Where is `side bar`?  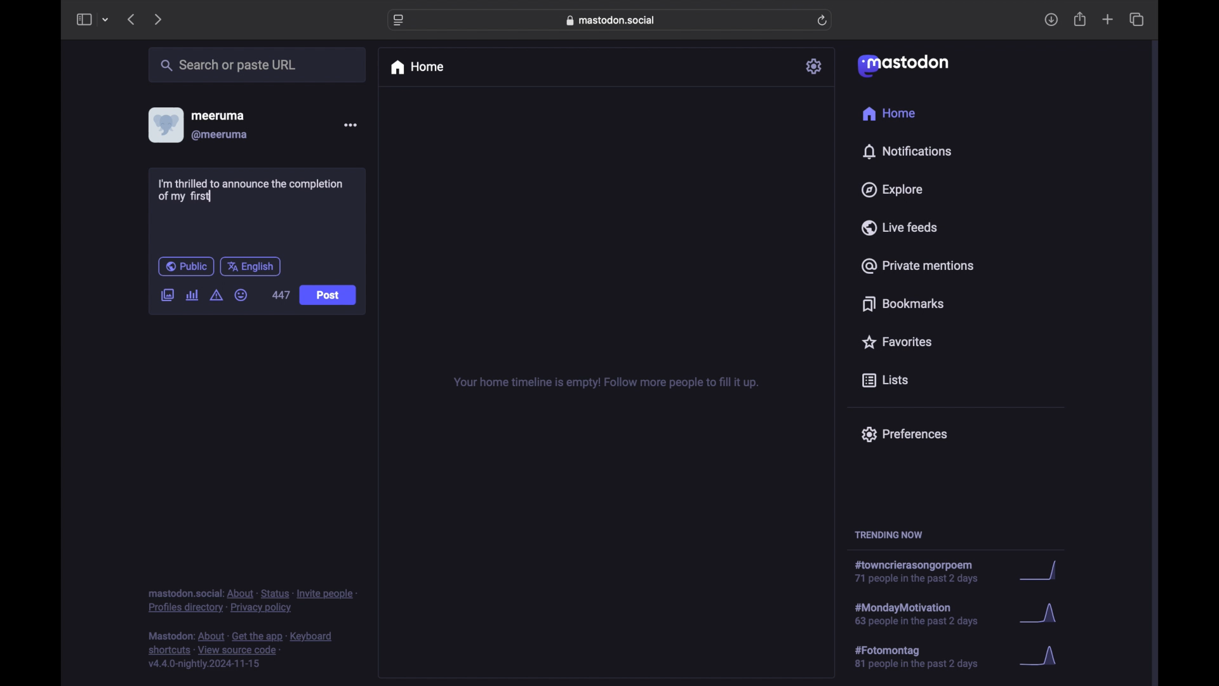 side bar is located at coordinates (83, 19).